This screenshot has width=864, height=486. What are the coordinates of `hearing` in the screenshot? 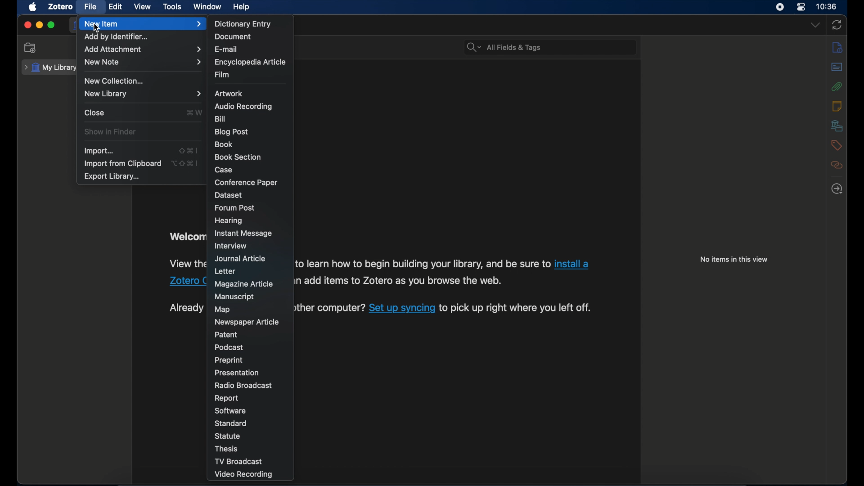 It's located at (229, 221).